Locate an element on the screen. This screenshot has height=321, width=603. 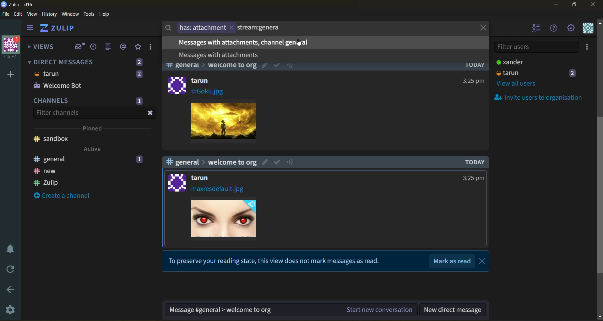
# new is located at coordinates (46, 171).